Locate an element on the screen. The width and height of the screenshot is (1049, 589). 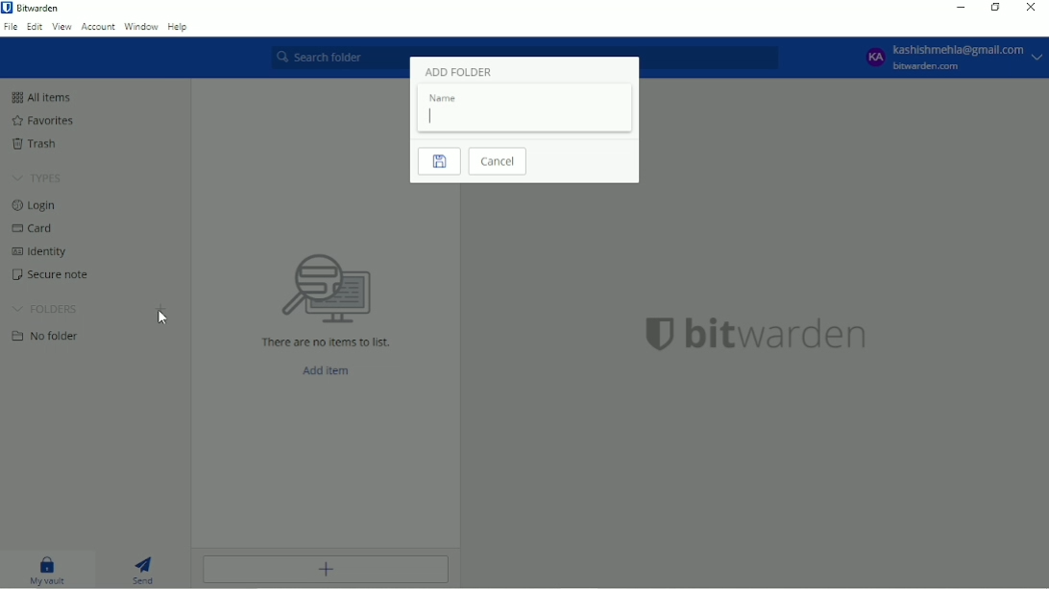
Add Item is located at coordinates (331, 370).